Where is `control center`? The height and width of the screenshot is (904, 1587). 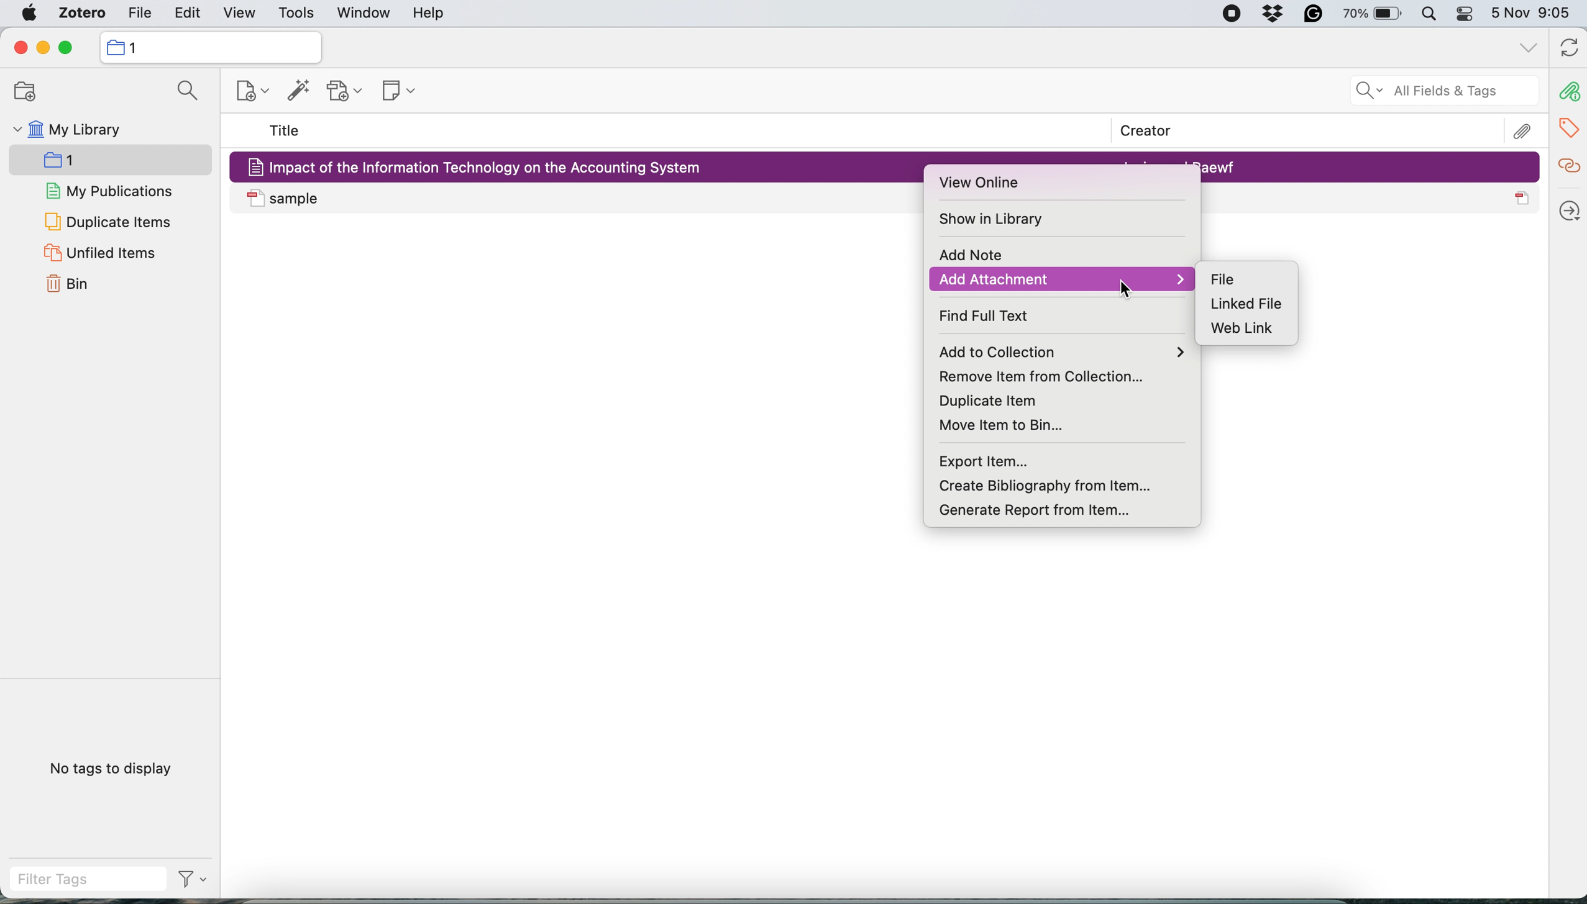 control center is located at coordinates (1465, 16).